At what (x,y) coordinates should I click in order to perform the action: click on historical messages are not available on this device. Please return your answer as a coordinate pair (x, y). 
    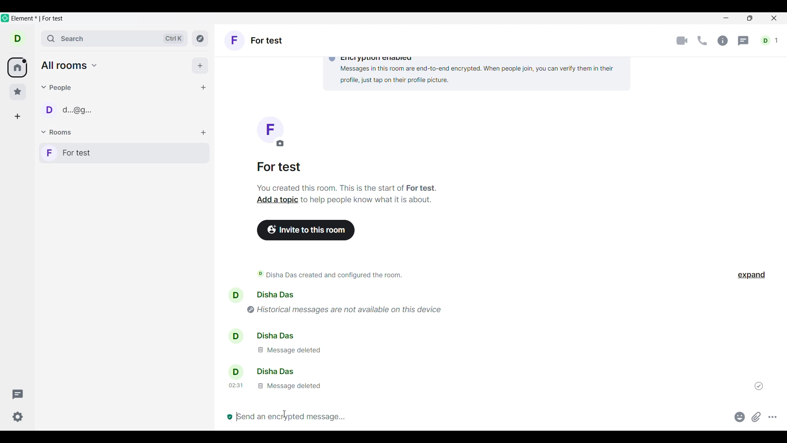
    Looking at the image, I should click on (351, 308).